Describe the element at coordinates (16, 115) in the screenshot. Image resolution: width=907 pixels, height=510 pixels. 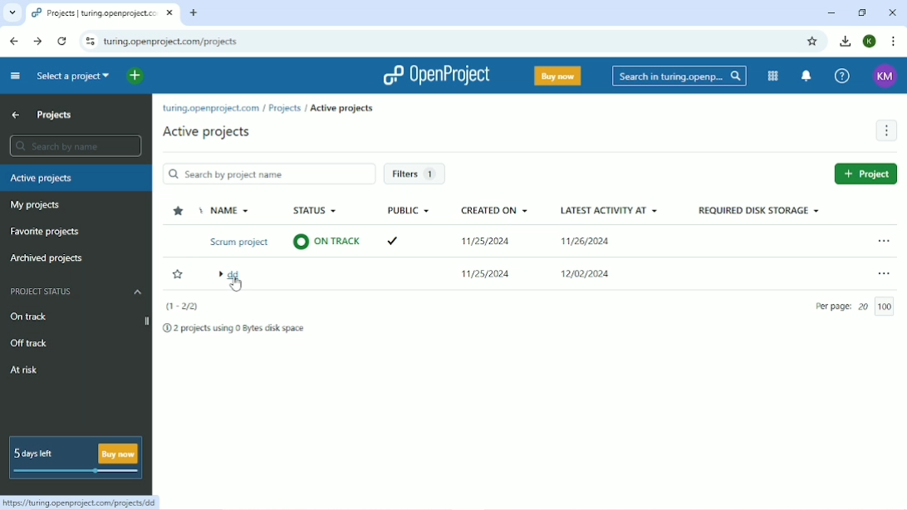
I see `Up` at that location.